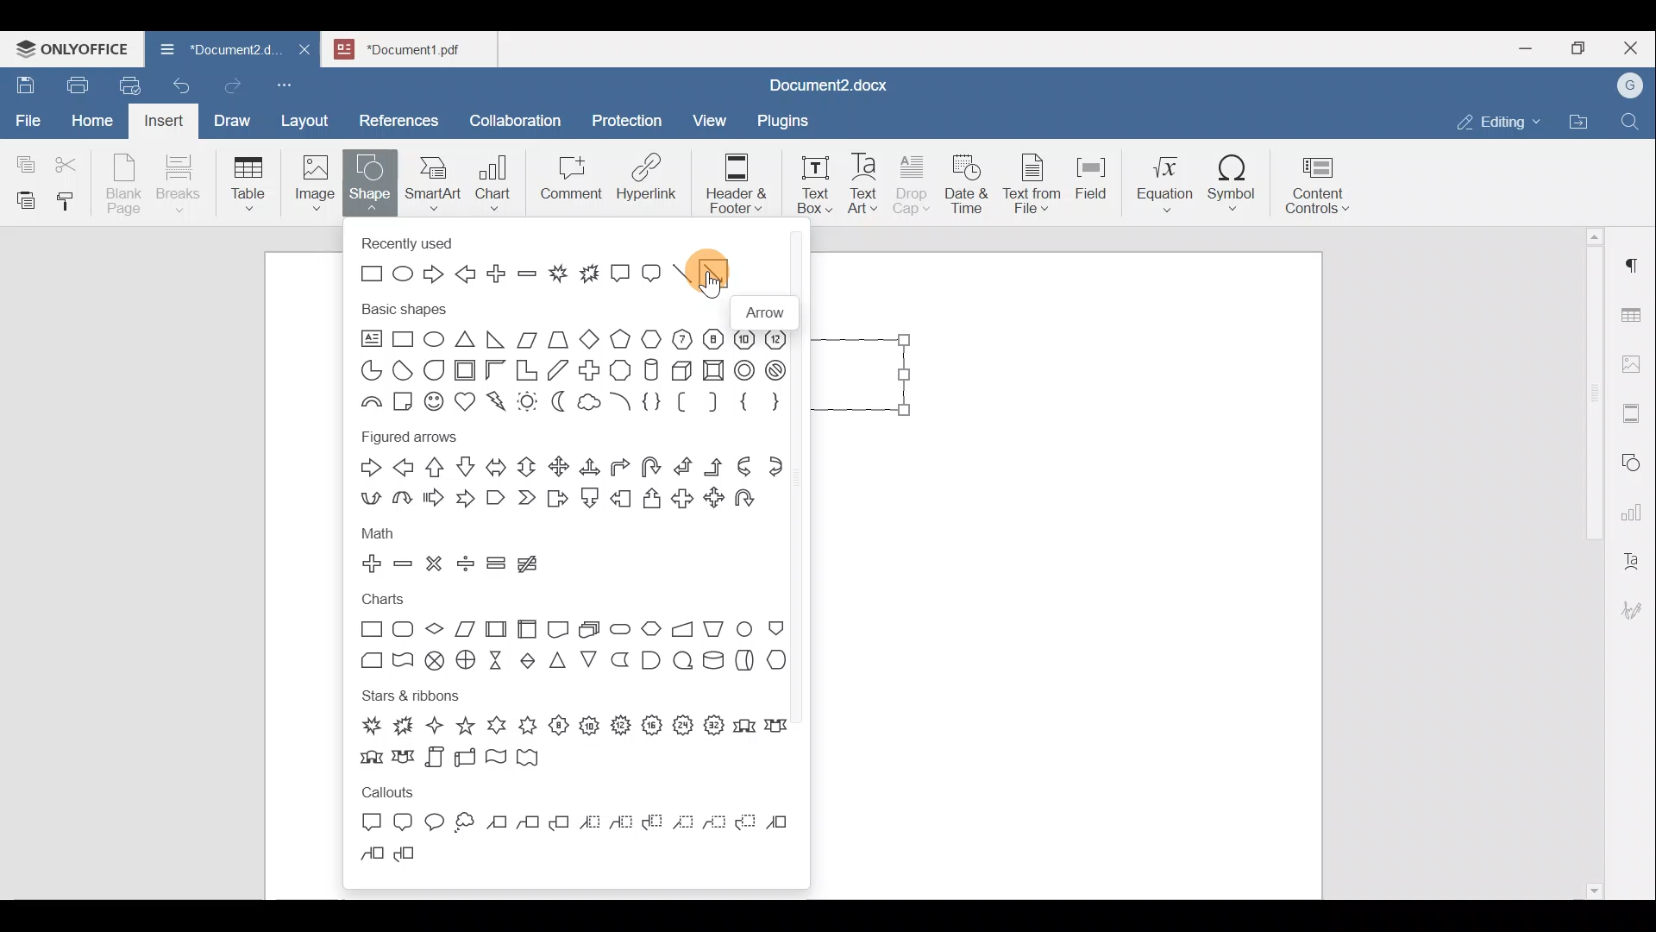 The height and width of the screenshot is (932, 1656). I want to click on Cut, so click(72, 161).